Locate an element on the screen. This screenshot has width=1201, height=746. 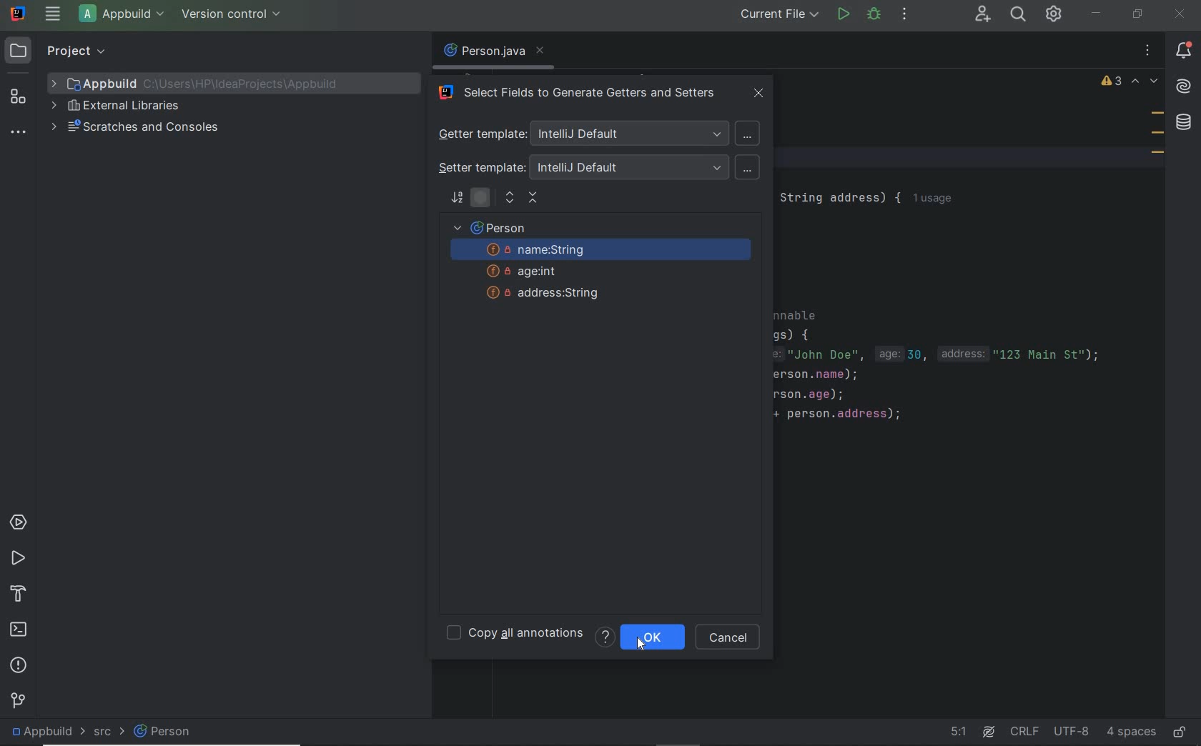
file encoding is located at coordinates (1072, 732).